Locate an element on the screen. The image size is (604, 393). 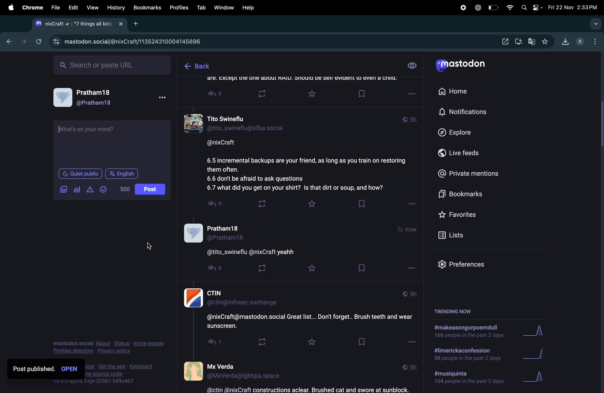
favourites is located at coordinates (546, 42).